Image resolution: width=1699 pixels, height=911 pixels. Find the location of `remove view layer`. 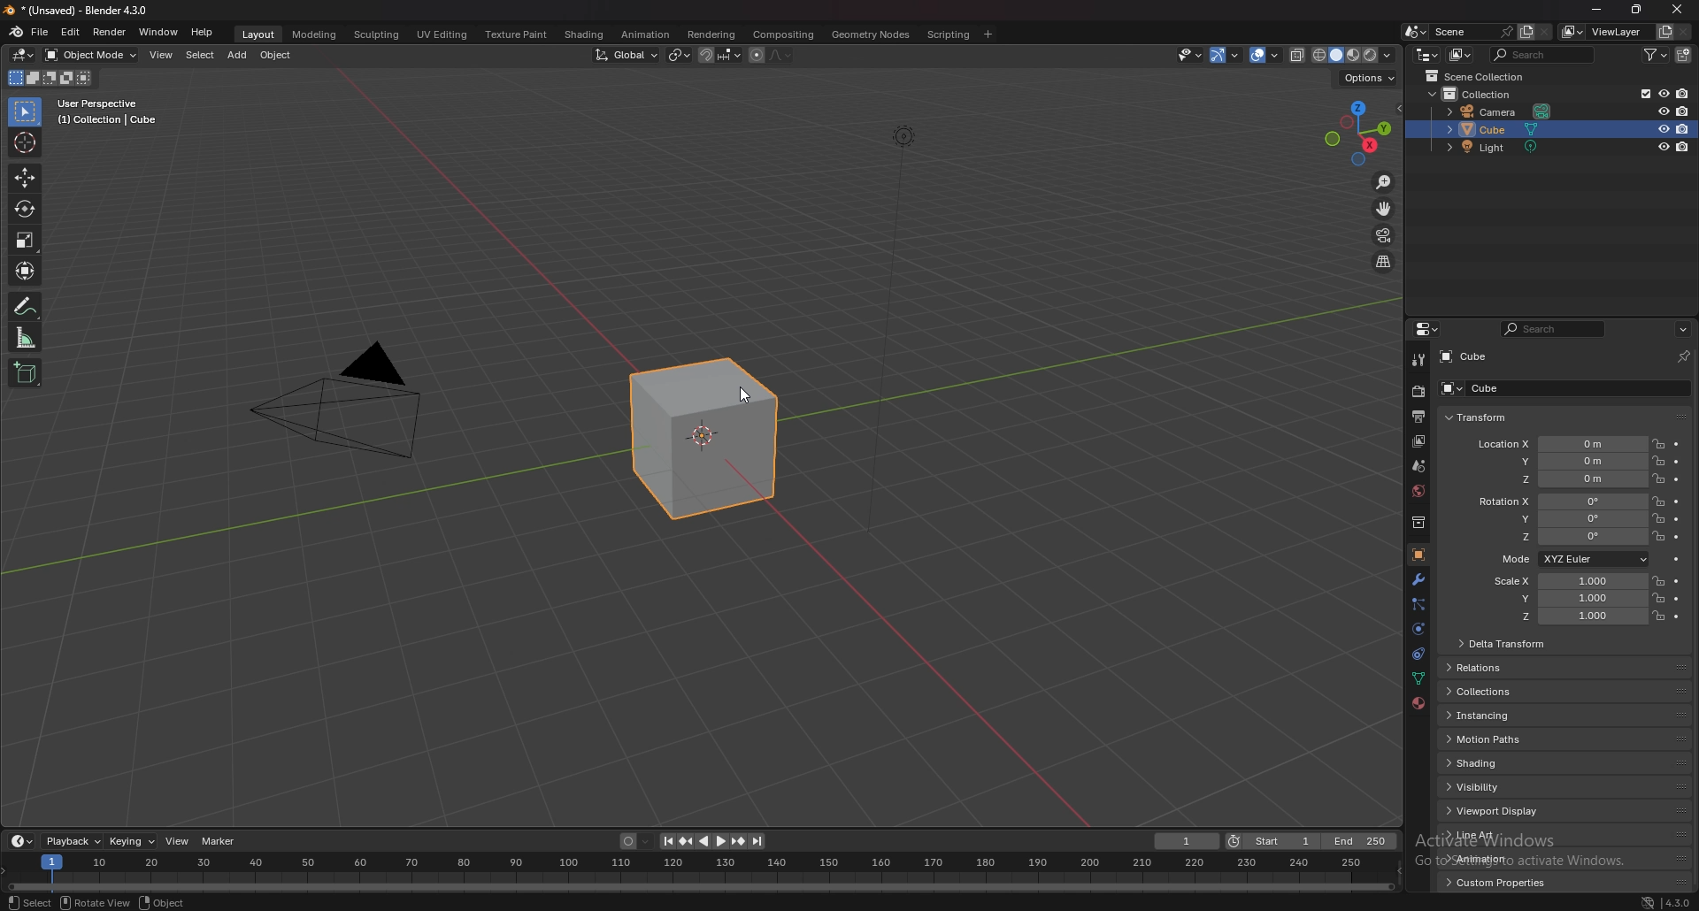

remove view layer is located at coordinates (1683, 31).